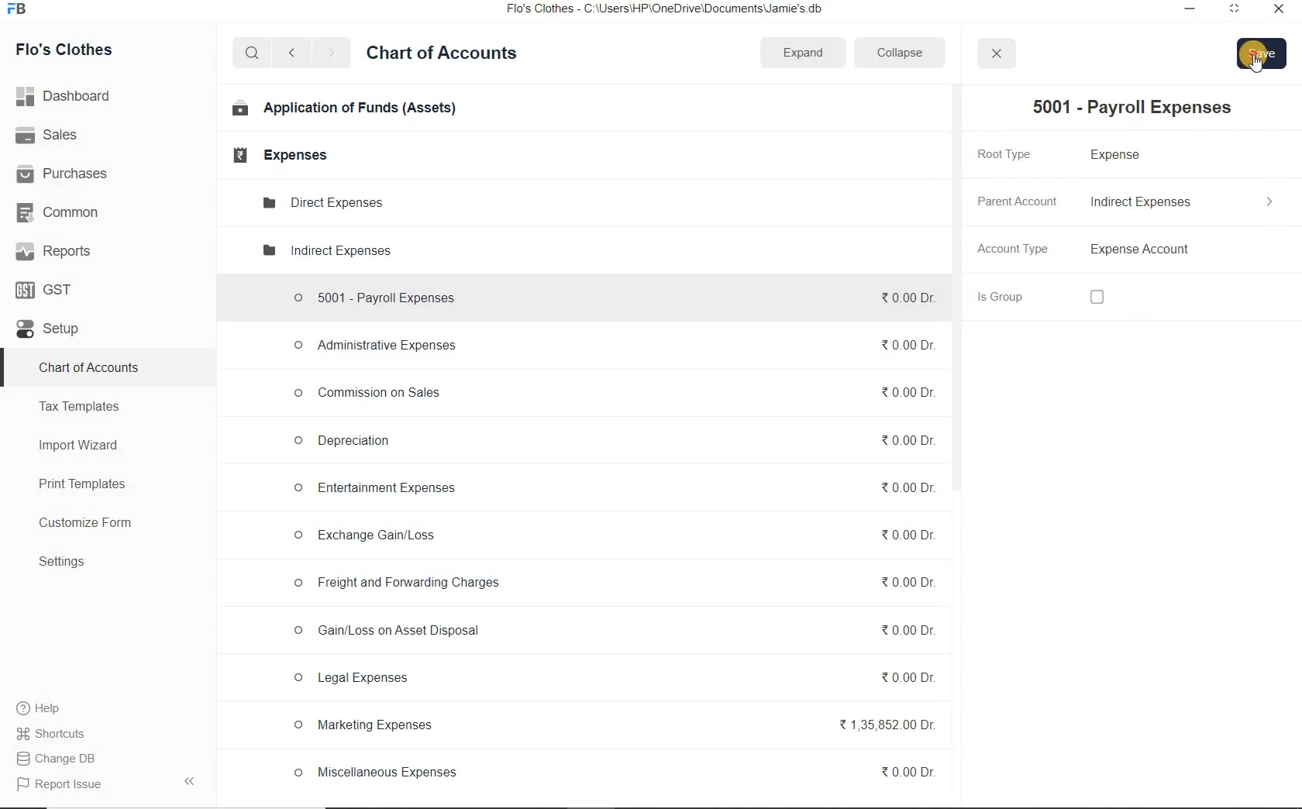 The image size is (1302, 809). I want to click on close, so click(995, 53).